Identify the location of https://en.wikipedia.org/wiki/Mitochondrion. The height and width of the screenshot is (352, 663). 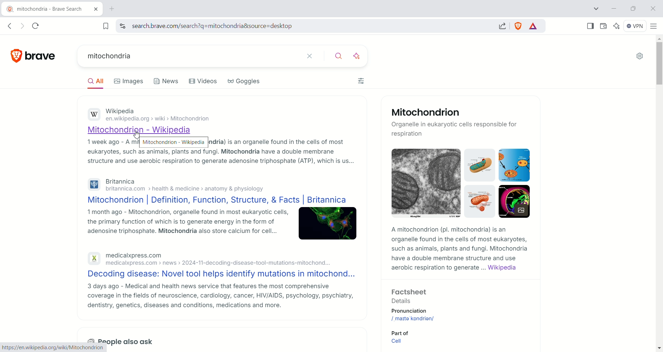
(53, 348).